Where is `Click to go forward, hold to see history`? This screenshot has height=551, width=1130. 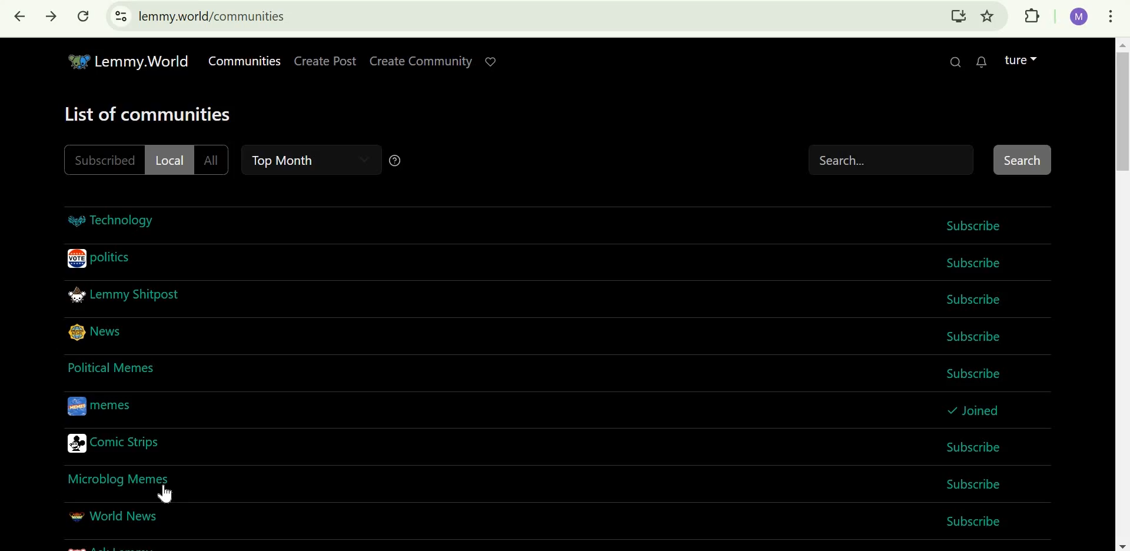
Click to go forward, hold to see history is located at coordinates (52, 19).